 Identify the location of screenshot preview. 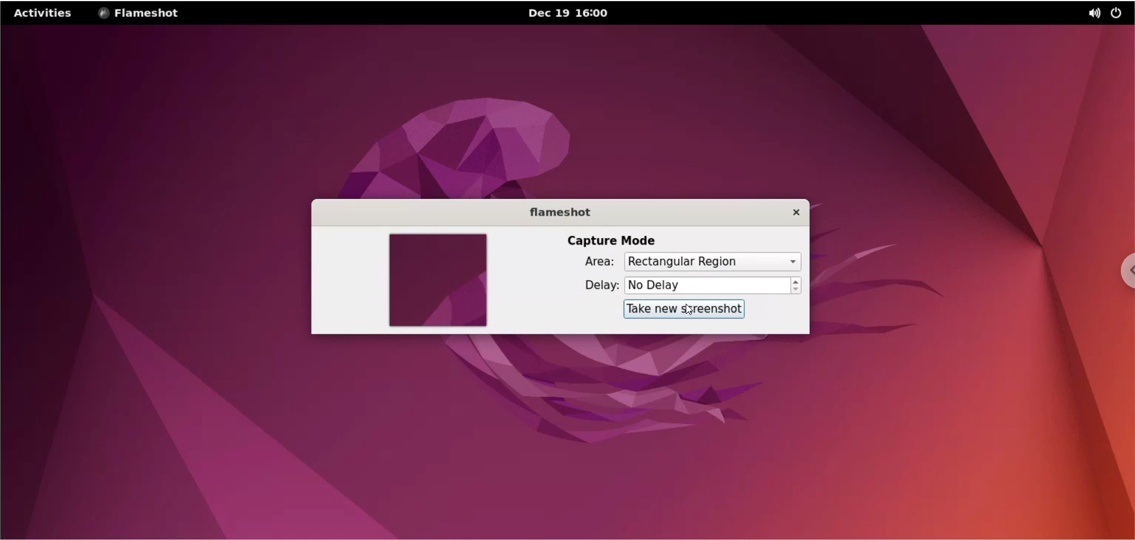
(437, 282).